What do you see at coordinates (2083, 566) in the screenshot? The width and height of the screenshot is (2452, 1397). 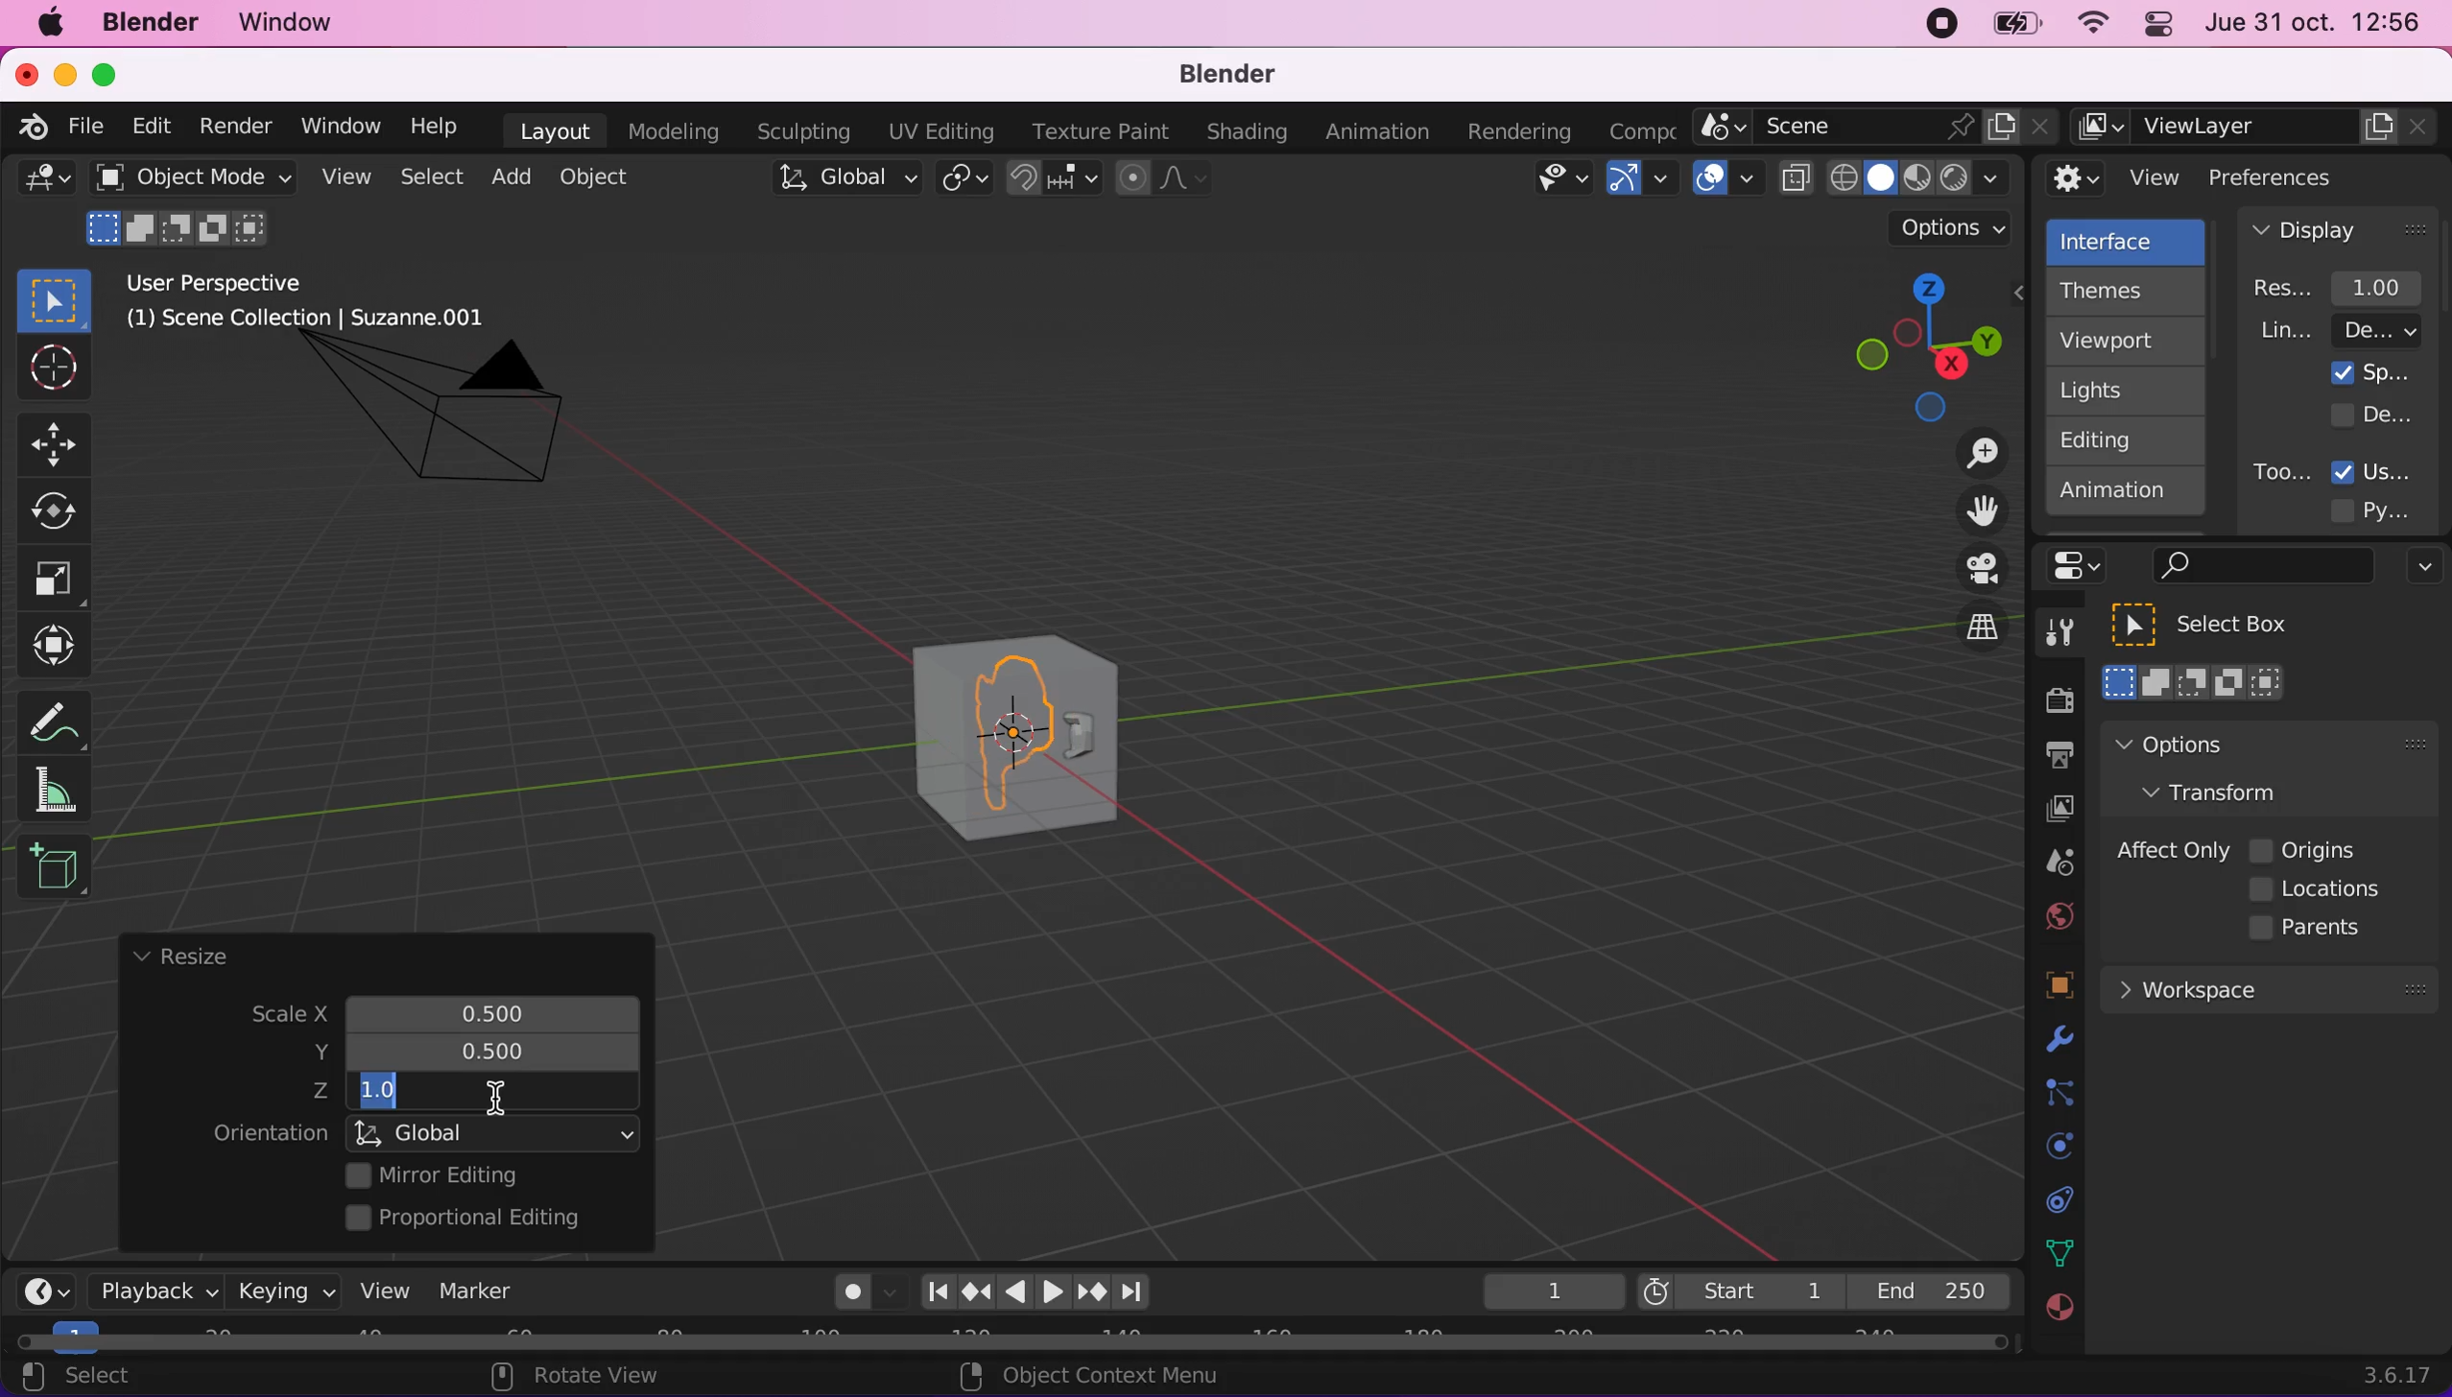 I see `panel control` at bounding box center [2083, 566].